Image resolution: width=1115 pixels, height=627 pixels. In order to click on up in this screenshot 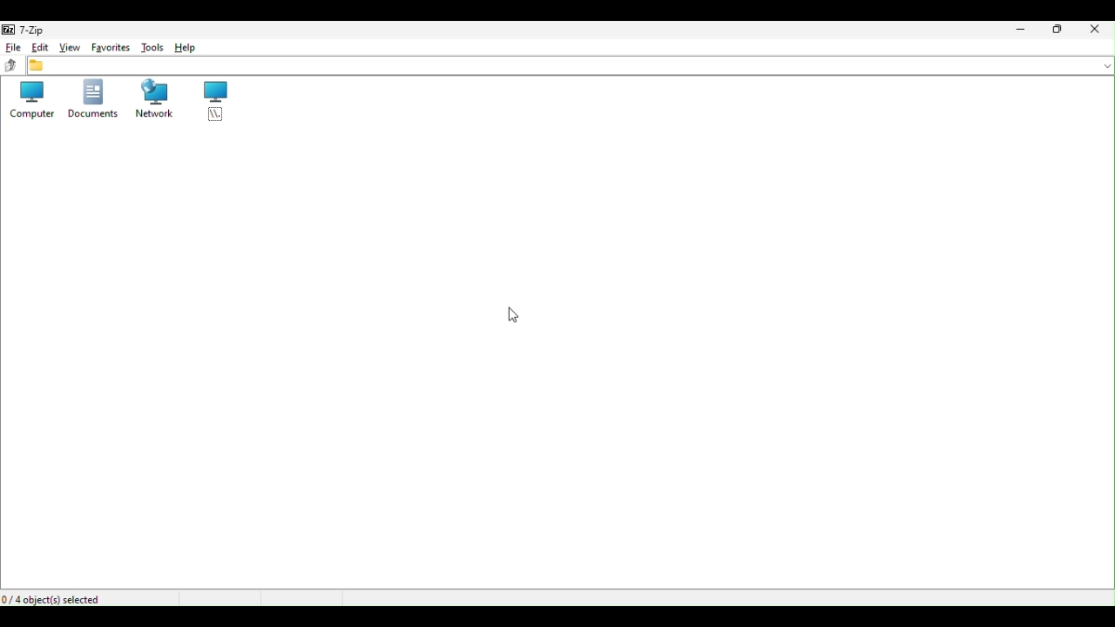, I will do `click(9, 65)`.